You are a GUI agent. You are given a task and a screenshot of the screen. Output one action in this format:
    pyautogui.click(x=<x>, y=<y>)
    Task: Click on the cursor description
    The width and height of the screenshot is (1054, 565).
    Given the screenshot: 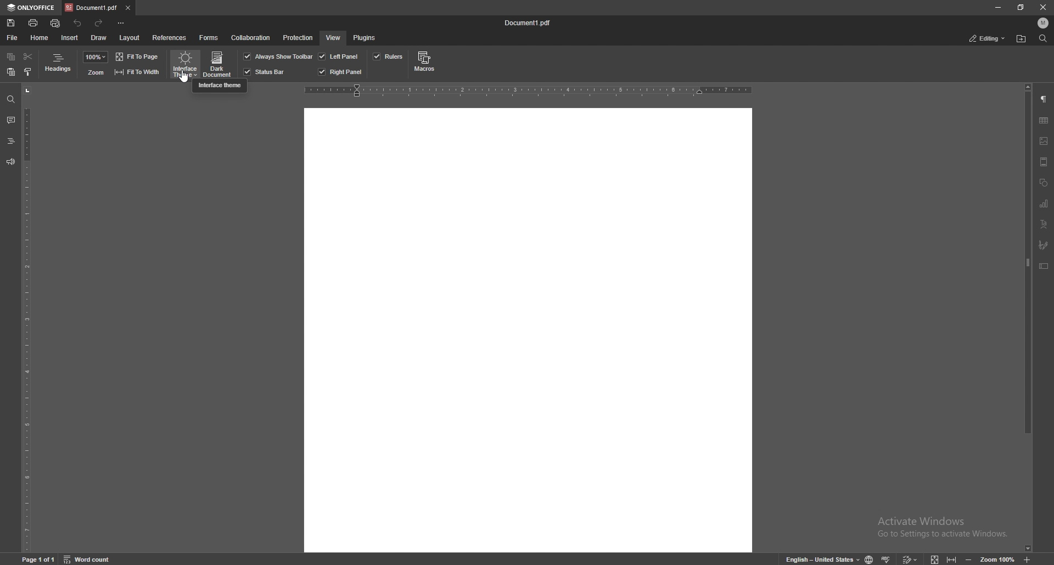 What is the action you would take?
    pyautogui.click(x=219, y=86)
    